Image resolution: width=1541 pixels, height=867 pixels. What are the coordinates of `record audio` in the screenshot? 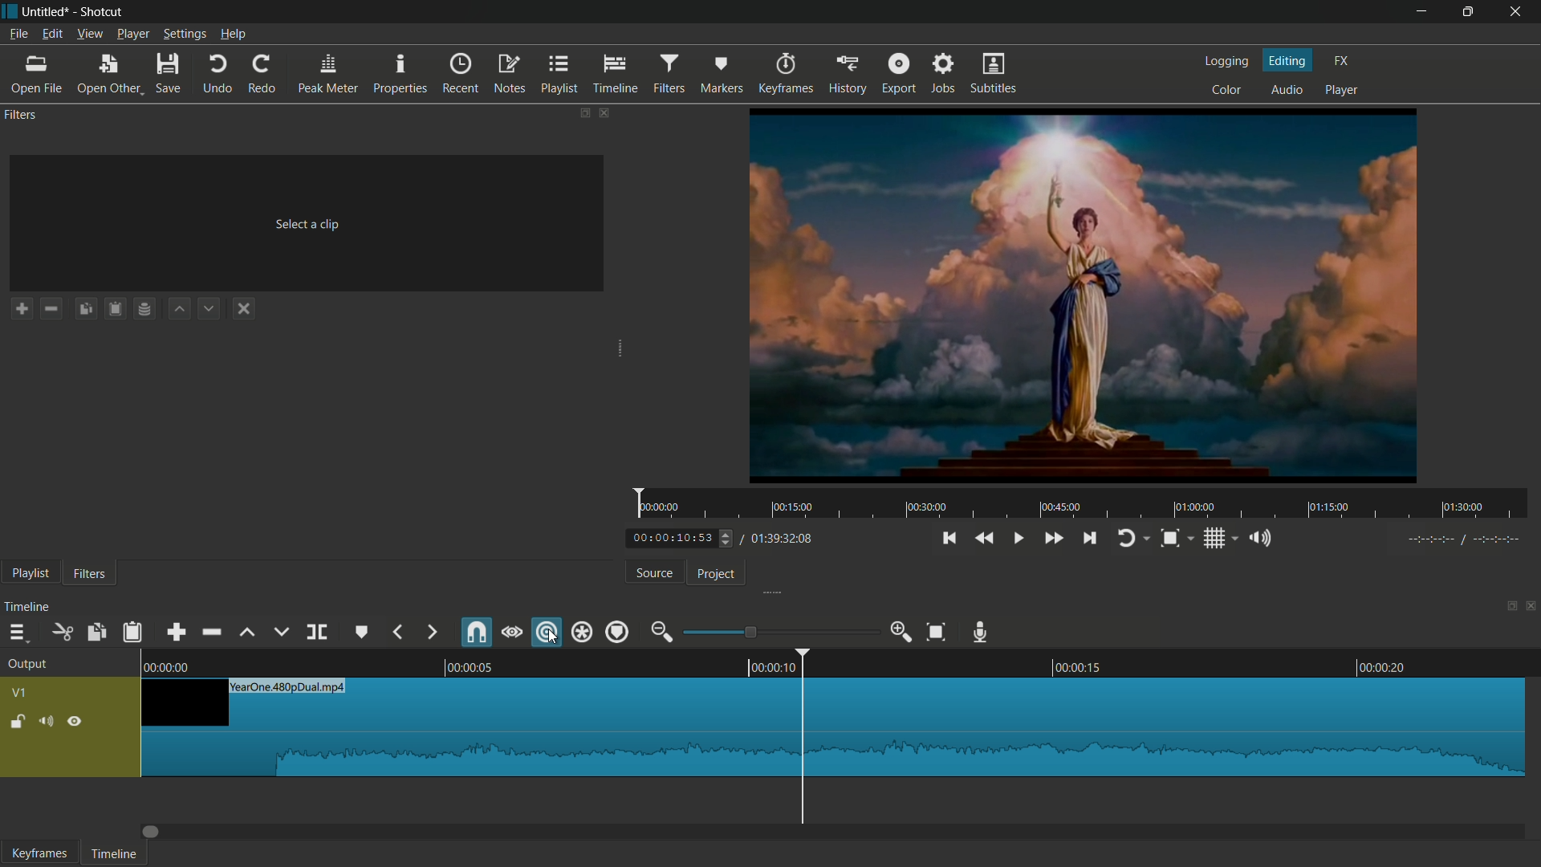 It's located at (981, 633).